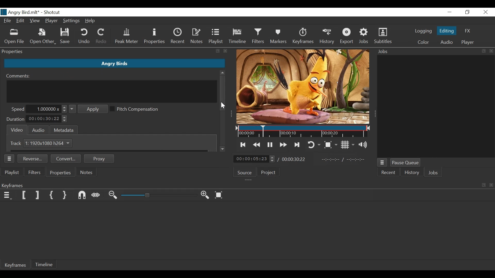  Describe the element at coordinates (34, 172) in the screenshot. I see `Filters` at that location.